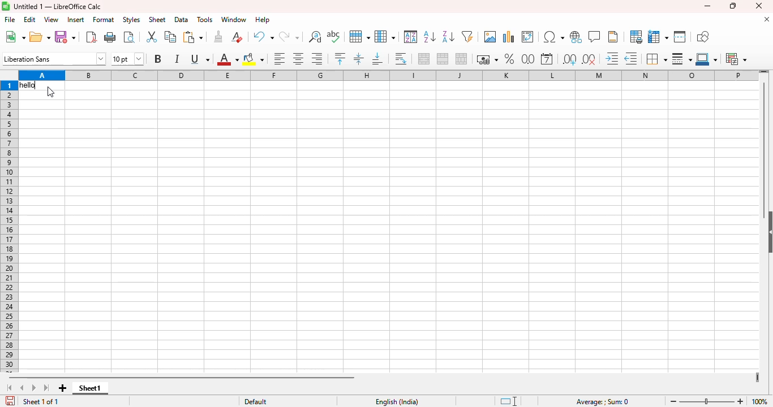  I want to click on align bottom, so click(378, 58).